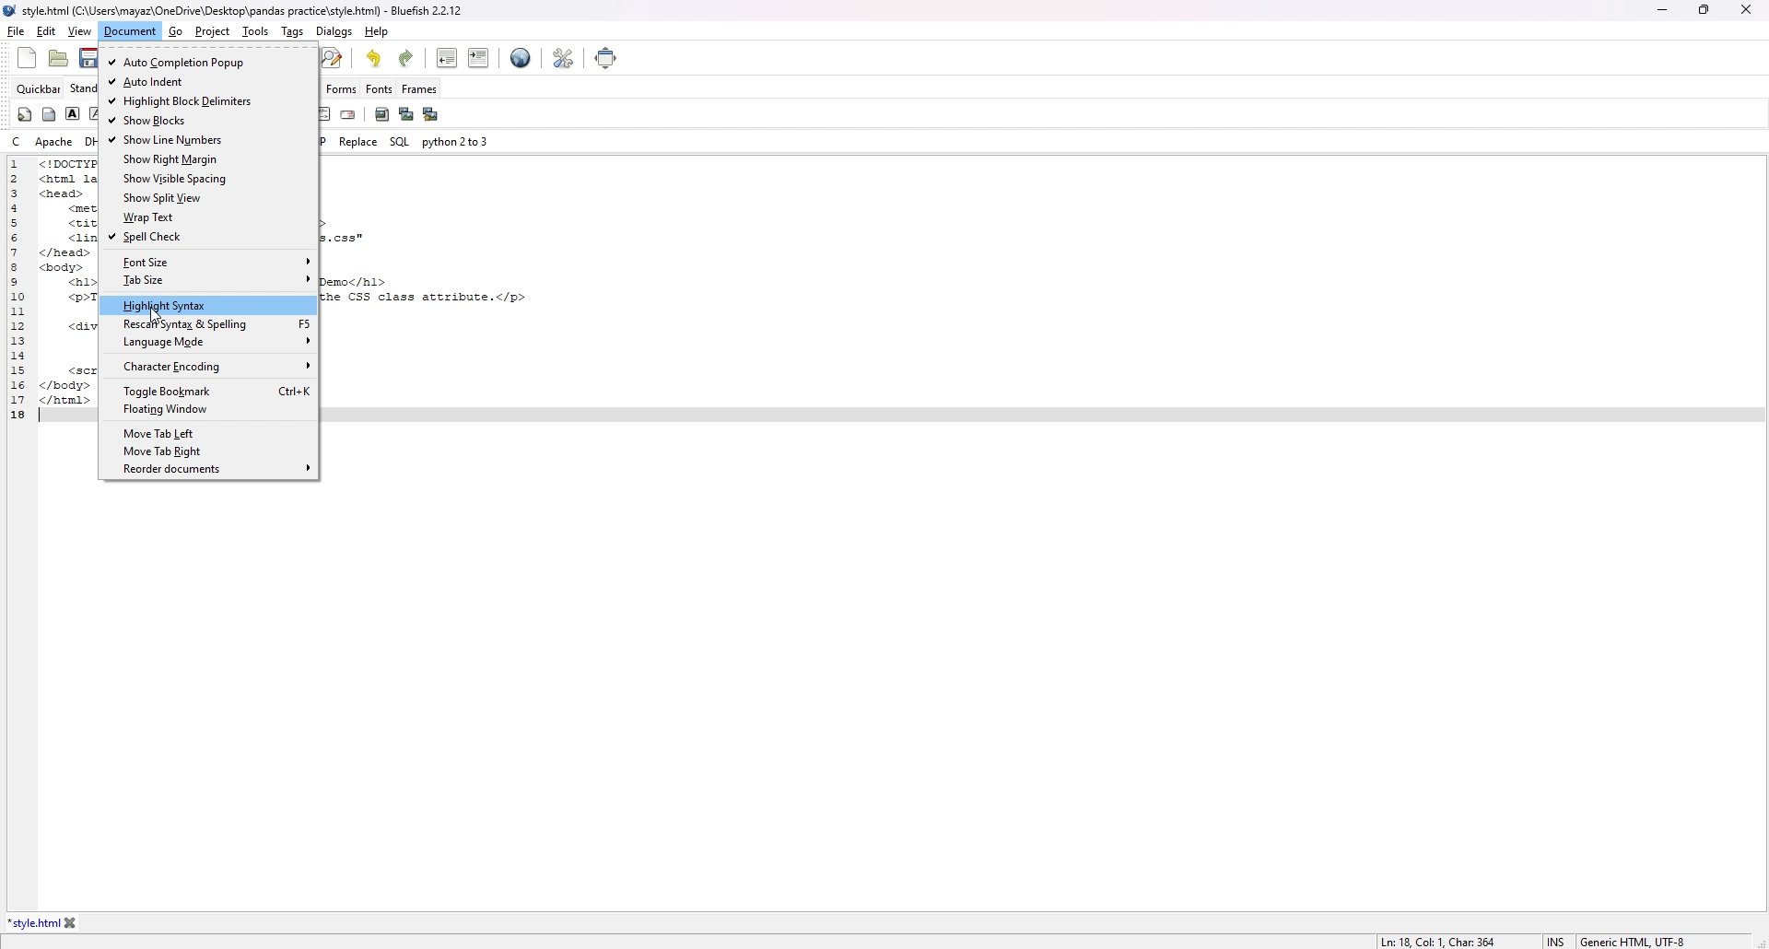 The image size is (1769, 949). What do you see at coordinates (207, 139) in the screenshot?
I see `show line numbers` at bounding box center [207, 139].